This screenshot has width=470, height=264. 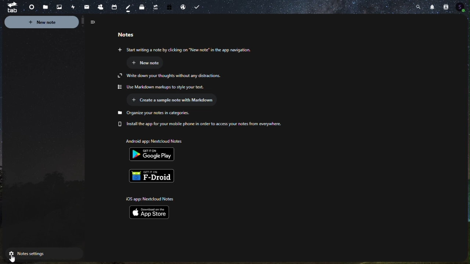 I want to click on Task, so click(x=195, y=7).